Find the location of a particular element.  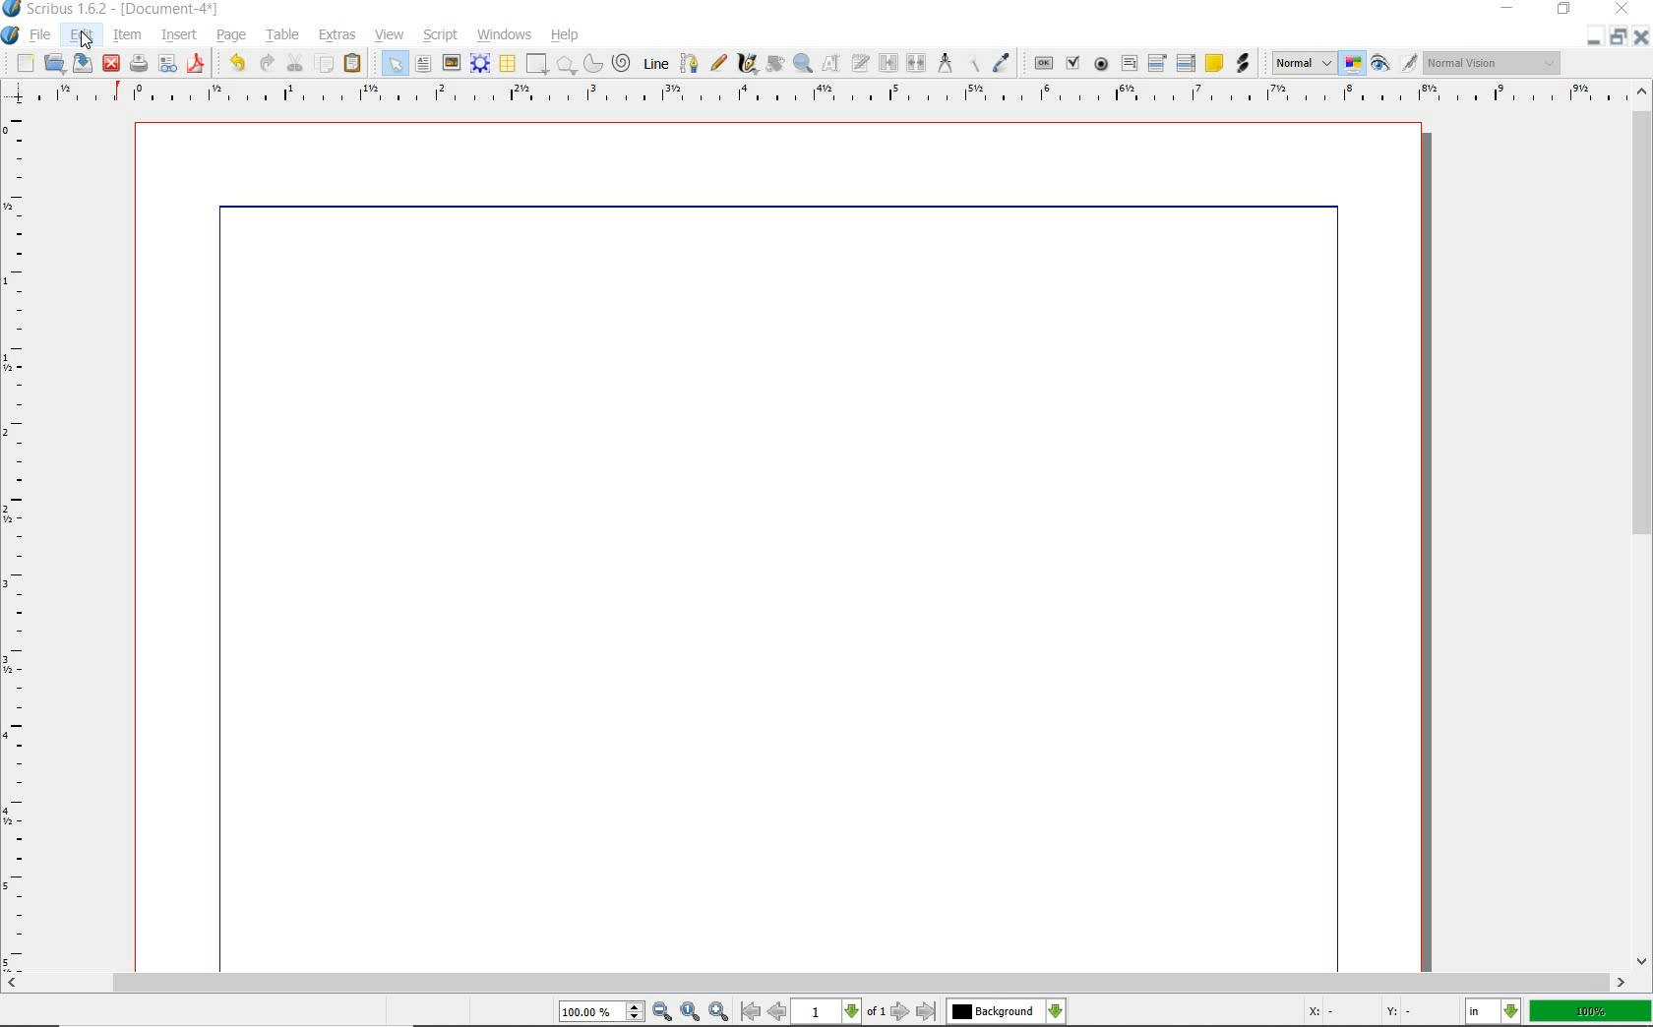

link text frames is located at coordinates (887, 62).